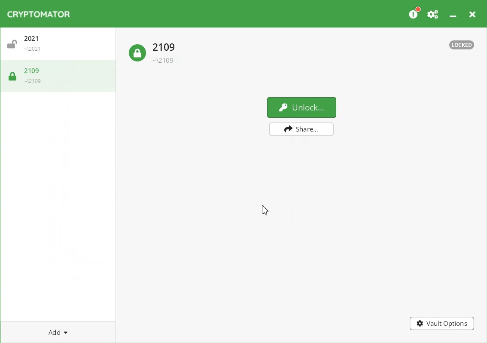  Describe the element at coordinates (454, 14) in the screenshot. I see `Minimize` at that location.